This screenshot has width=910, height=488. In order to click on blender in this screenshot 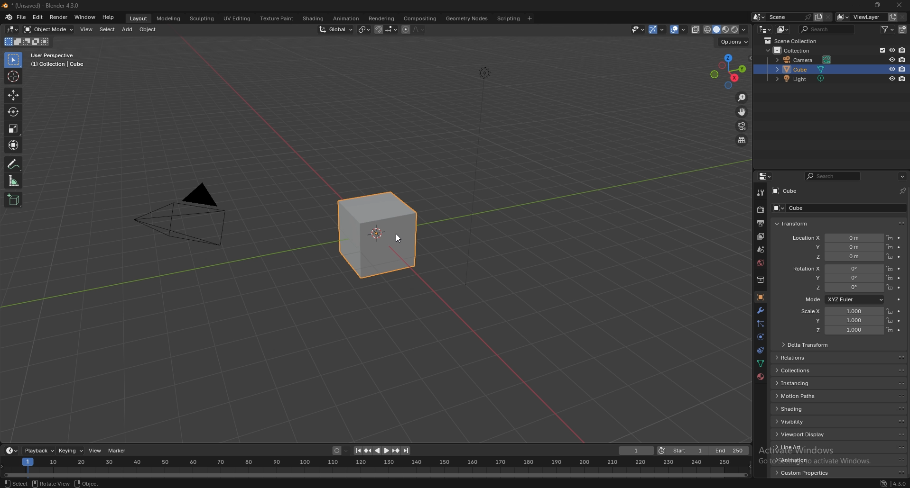, I will do `click(8, 17)`.